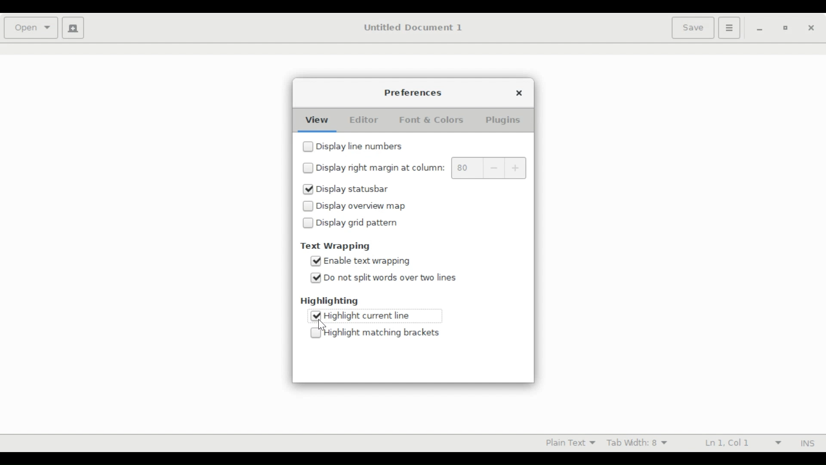 This screenshot has height=465, width=826. Describe the element at coordinates (315, 316) in the screenshot. I see `checked checkbox` at that location.